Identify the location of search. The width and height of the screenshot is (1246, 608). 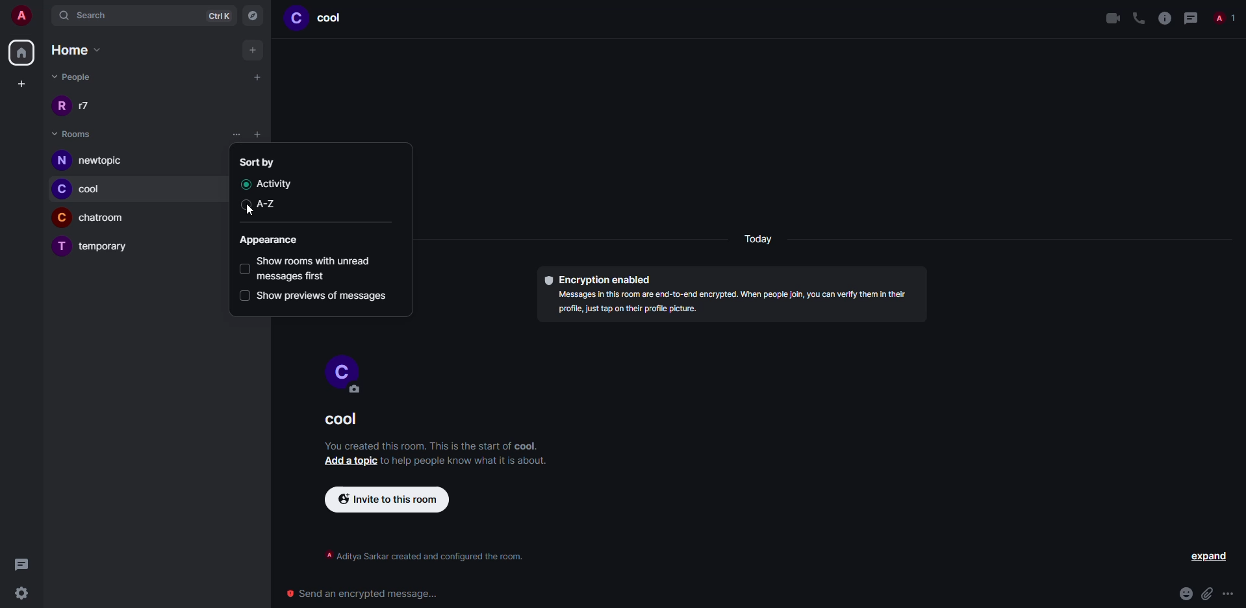
(96, 16).